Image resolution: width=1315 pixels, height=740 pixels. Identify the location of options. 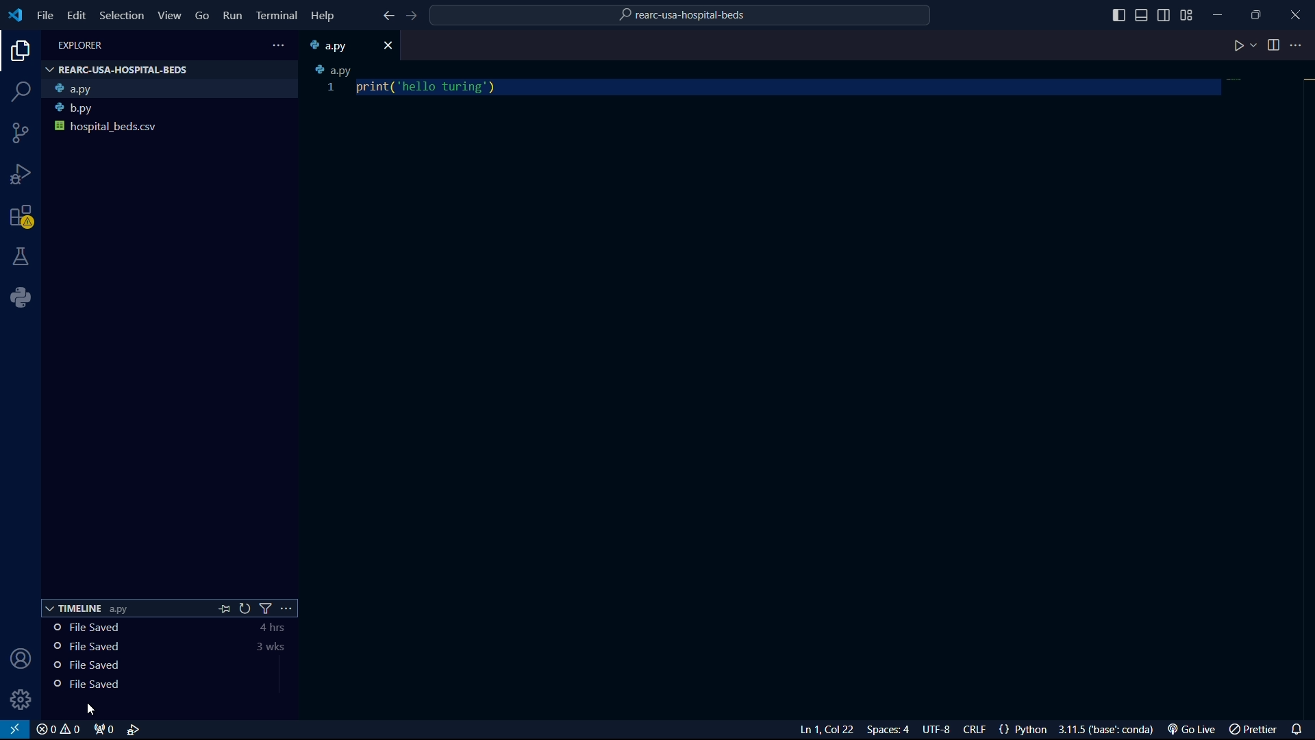
(282, 45).